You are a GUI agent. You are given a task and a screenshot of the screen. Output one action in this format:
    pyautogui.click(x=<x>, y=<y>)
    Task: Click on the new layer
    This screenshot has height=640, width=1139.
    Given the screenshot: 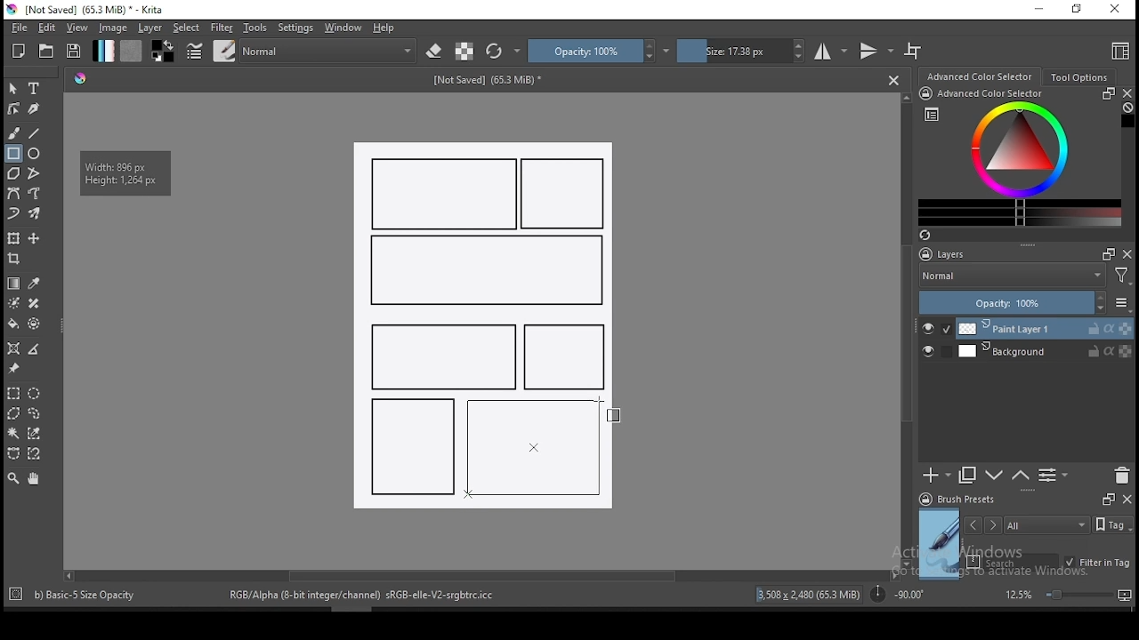 What is the action you would take?
    pyautogui.click(x=937, y=475)
    